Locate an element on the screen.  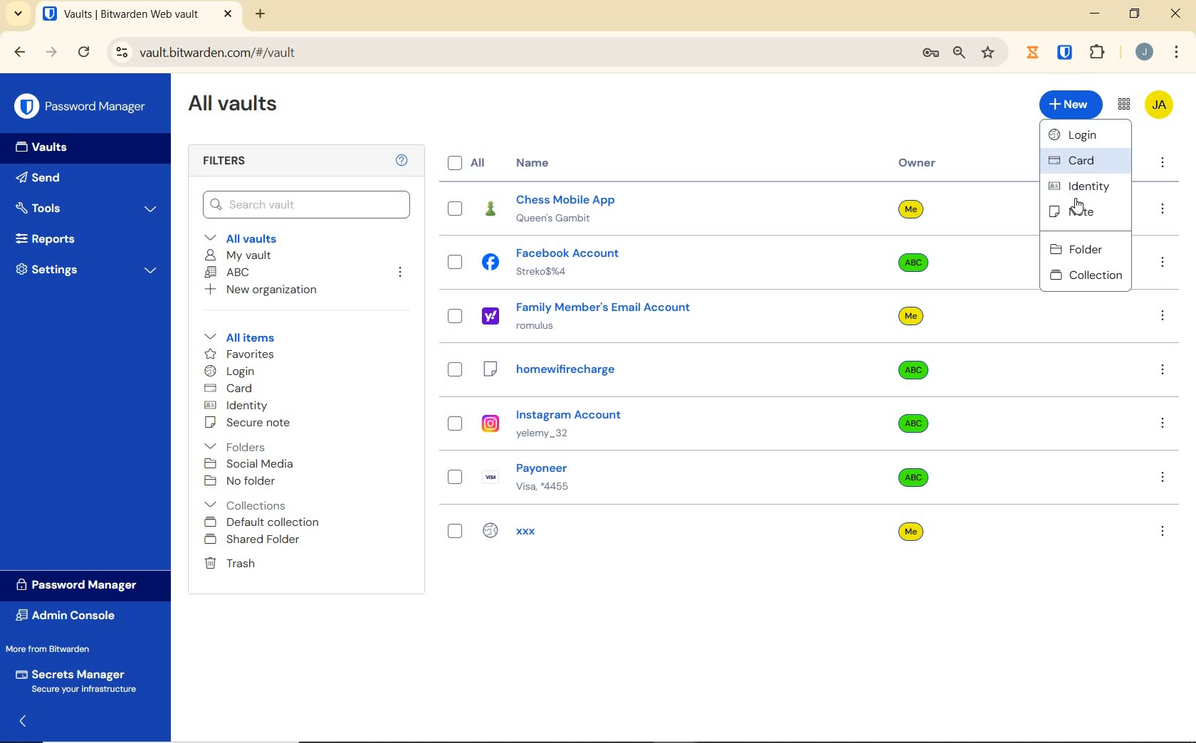
checkbox is located at coordinates (455, 317).